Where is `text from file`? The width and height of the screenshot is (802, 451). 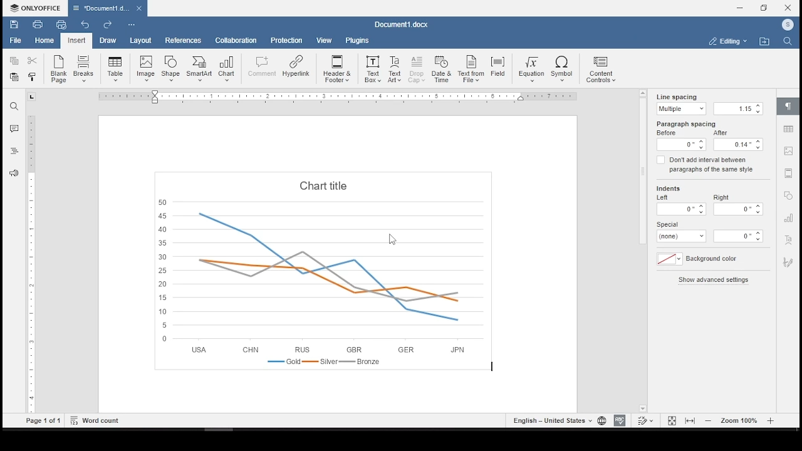 text from file is located at coordinates (471, 70).